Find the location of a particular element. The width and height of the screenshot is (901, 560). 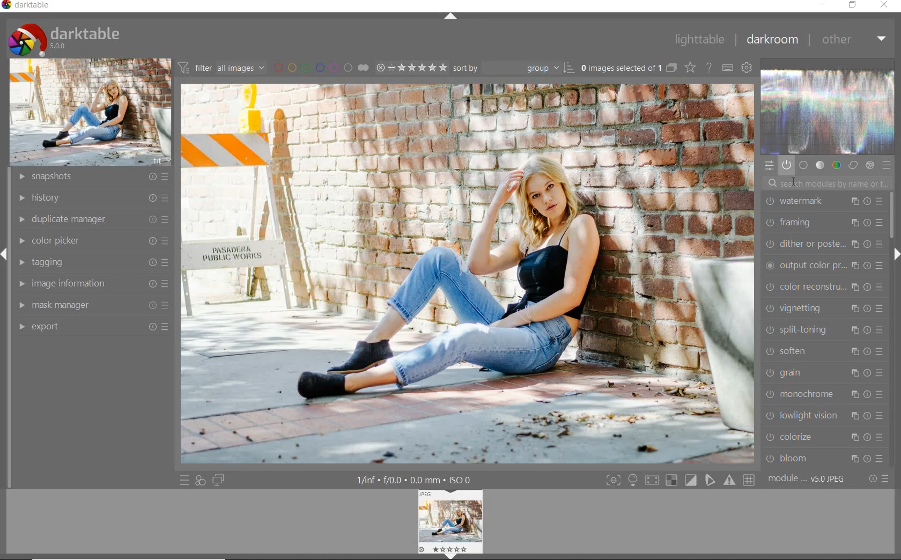

other is located at coordinates (853, 40).